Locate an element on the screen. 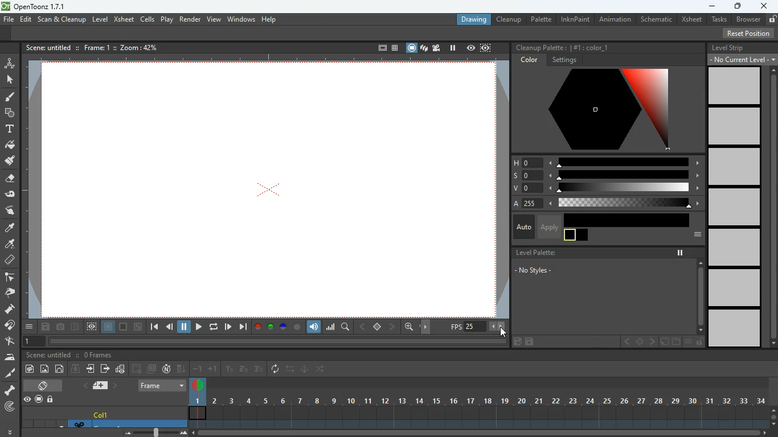  view is located at coordinates (92, 327).